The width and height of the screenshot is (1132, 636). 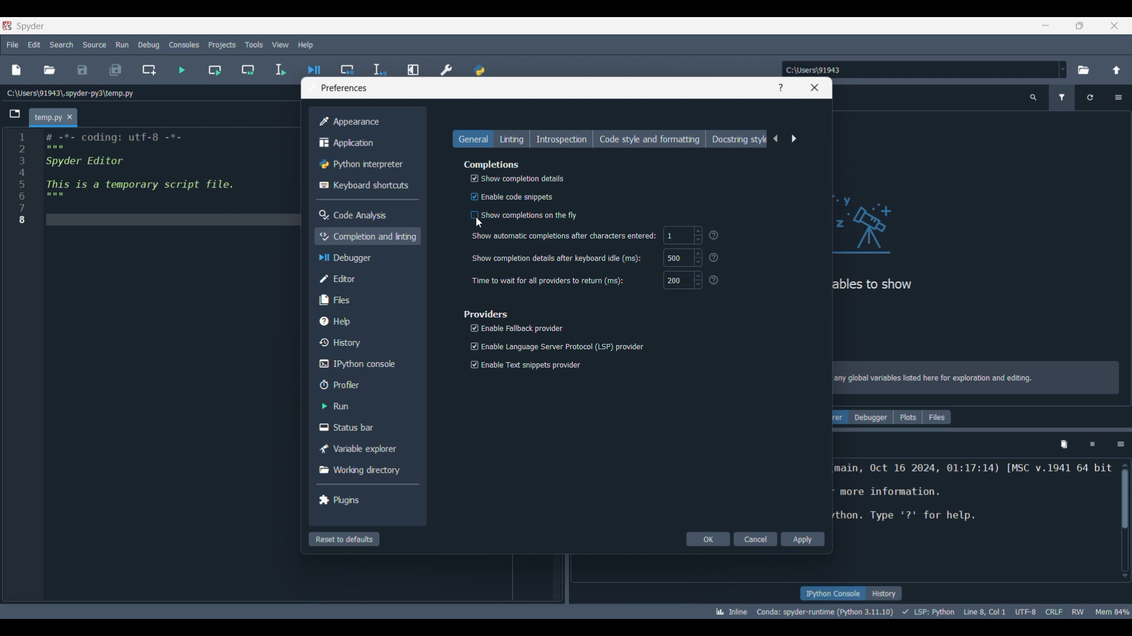 What do you see at coordinates (557, 259) in the screenshot?
I see `Show completion details after keyboard idle (ms):` at bounding box center [557, 259].